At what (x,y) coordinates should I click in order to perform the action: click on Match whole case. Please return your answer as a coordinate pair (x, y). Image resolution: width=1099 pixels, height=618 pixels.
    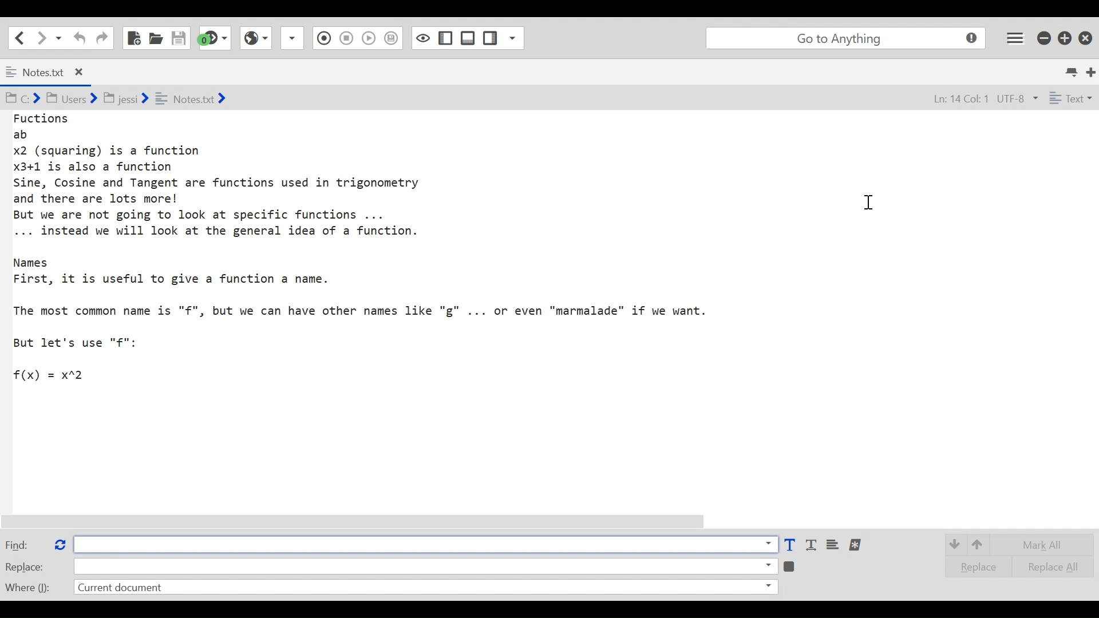
    Looking at the image, I should click on (813, 545).